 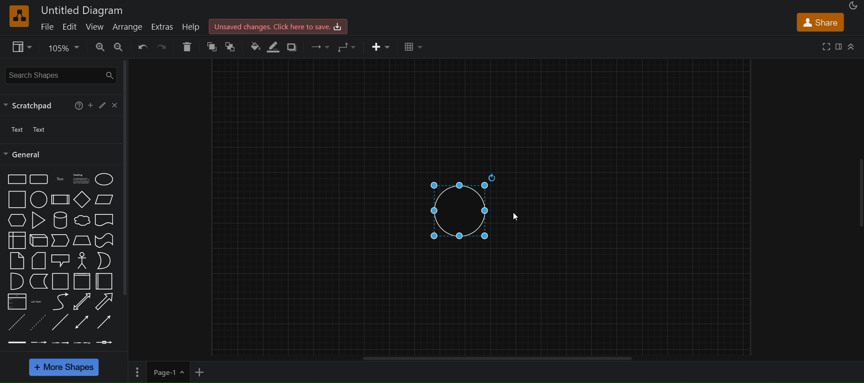 I want to click on text, so click(x=26, y=128).